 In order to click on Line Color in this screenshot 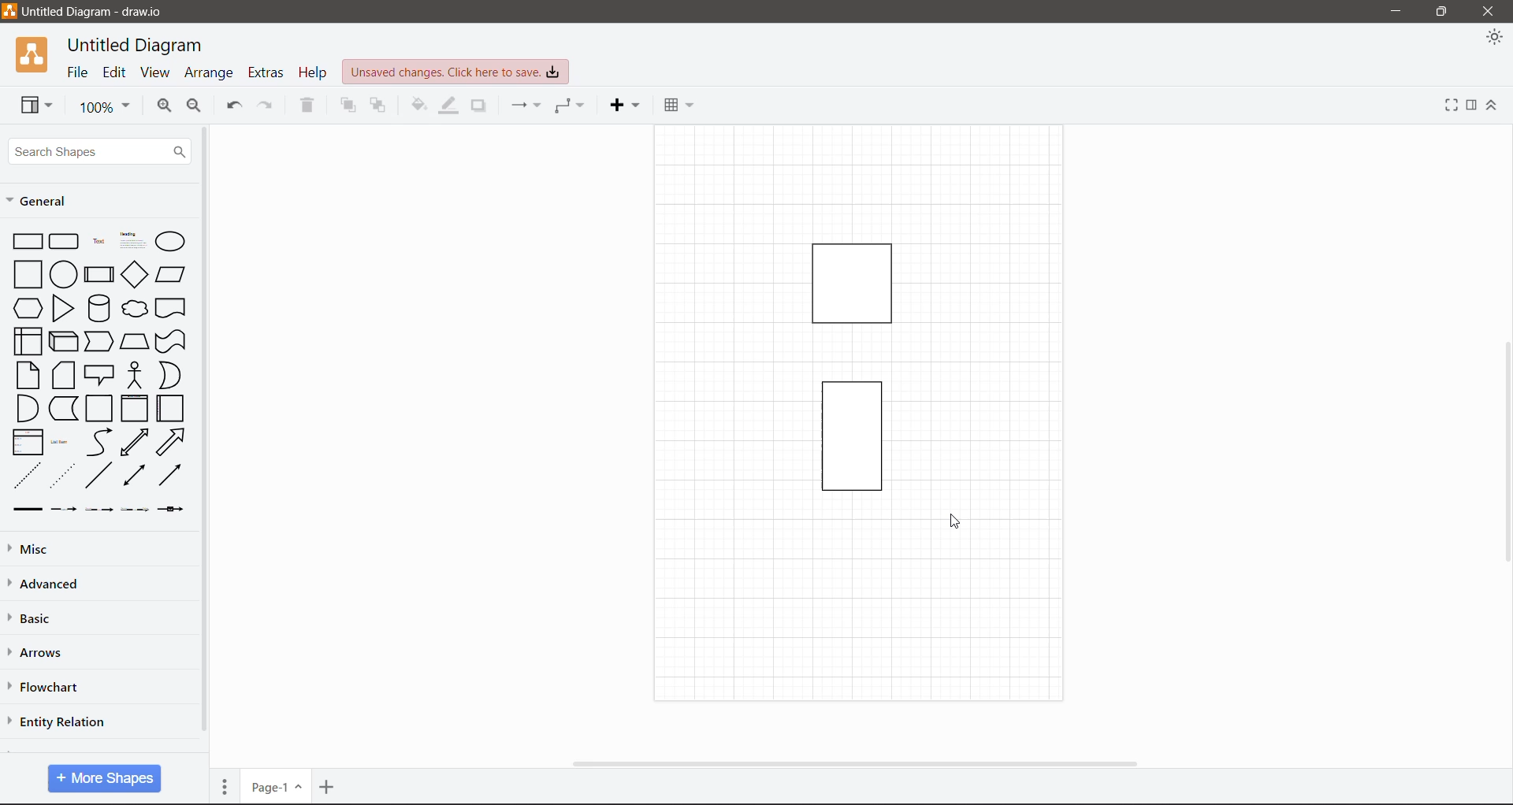, I will do `click(448, 107)`.